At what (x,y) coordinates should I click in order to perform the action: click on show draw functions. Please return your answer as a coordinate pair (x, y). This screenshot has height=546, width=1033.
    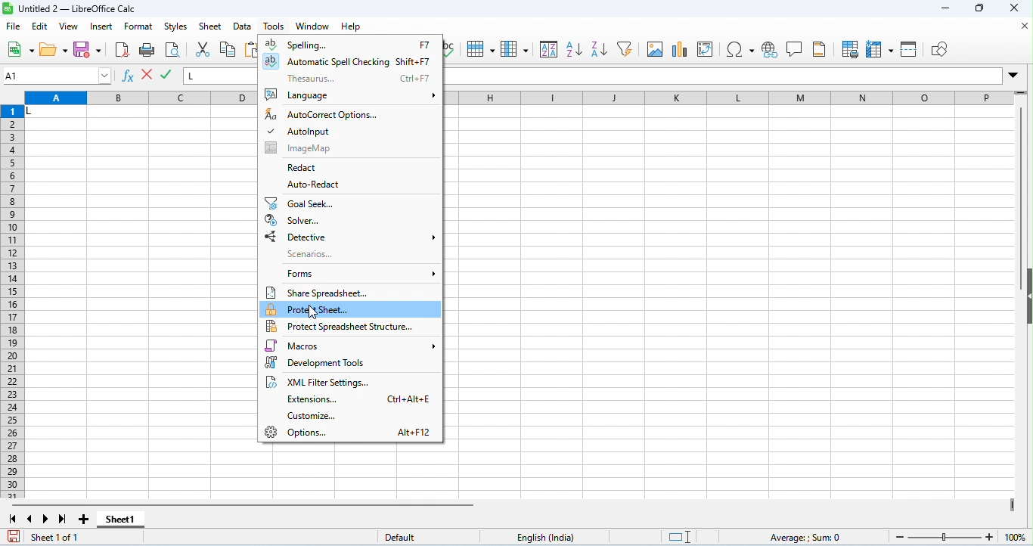
    Looking at the image, I should click on (938, 50).